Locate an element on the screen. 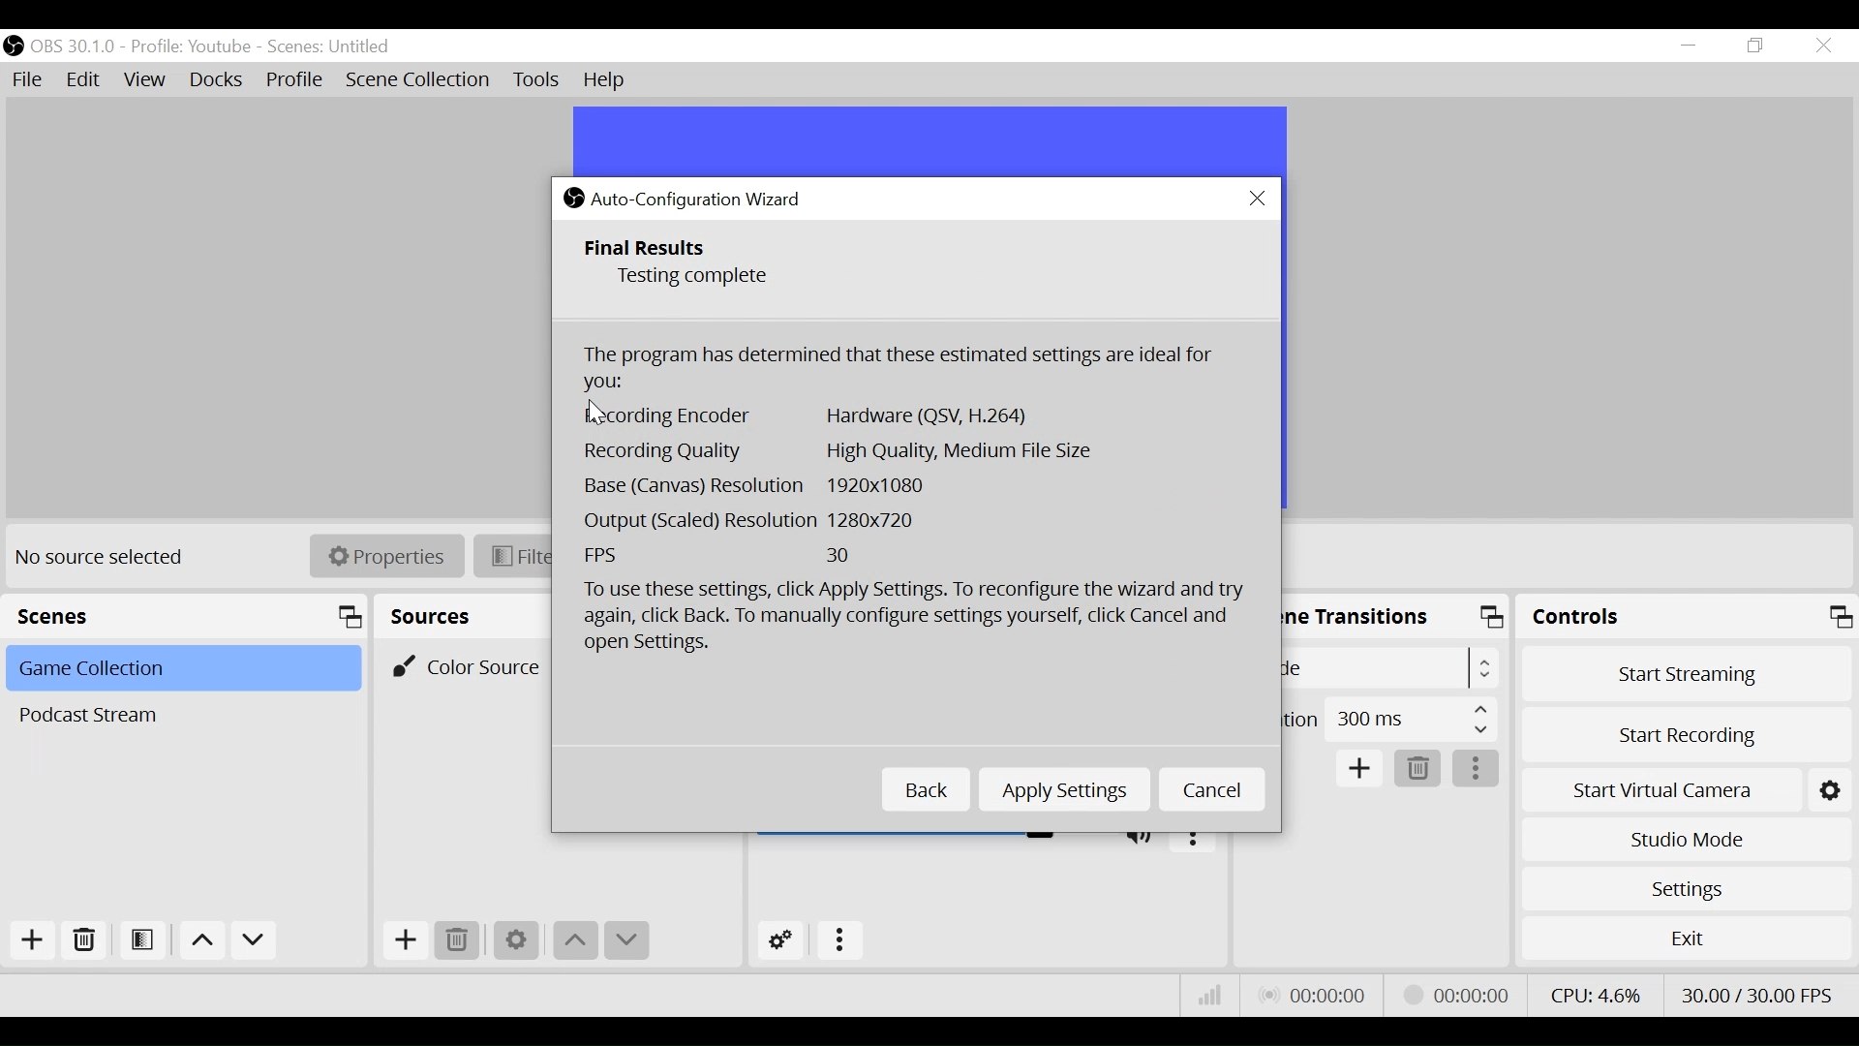 The height and width of the screenshot is (1046, 1859). Remove is located at coordinates (82, 940).